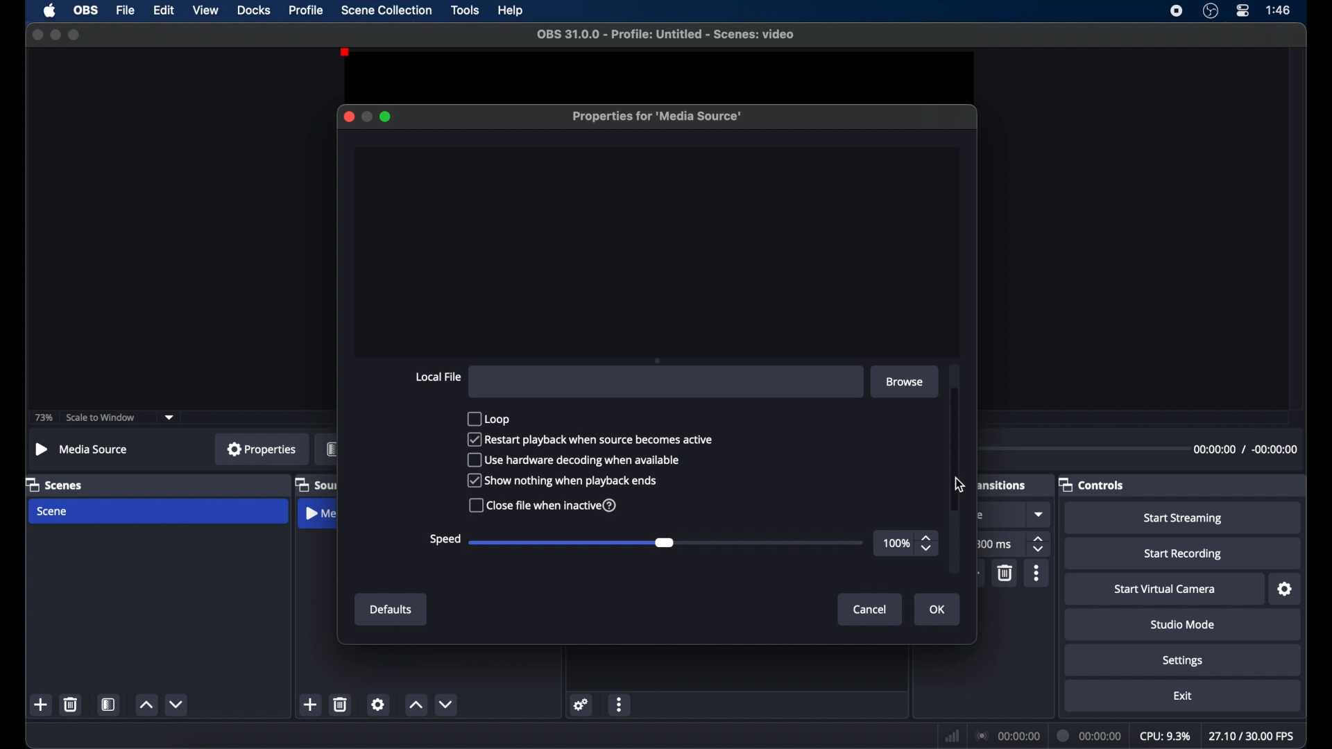  Describe the element at coordinates (982, 515) in the screenshot. I see `obscure text` at that location.